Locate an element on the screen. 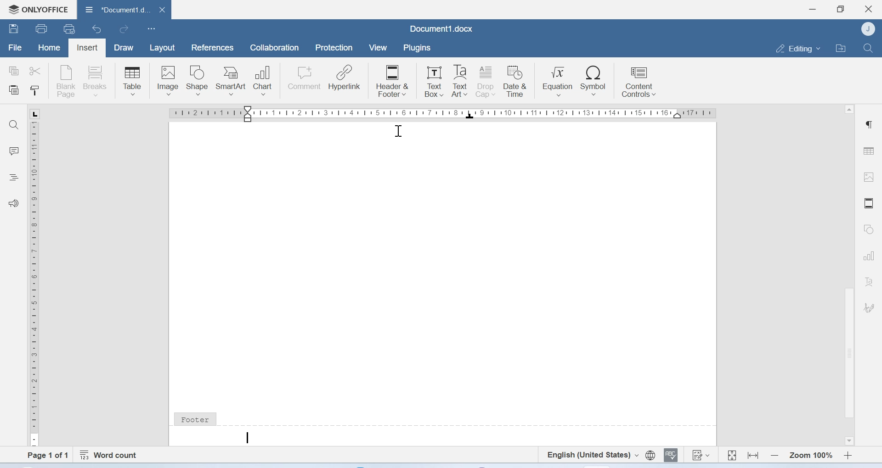 Image resolution: width=882 pixels, height=468 pixels. Text Art is located at coordinates (460, 82).